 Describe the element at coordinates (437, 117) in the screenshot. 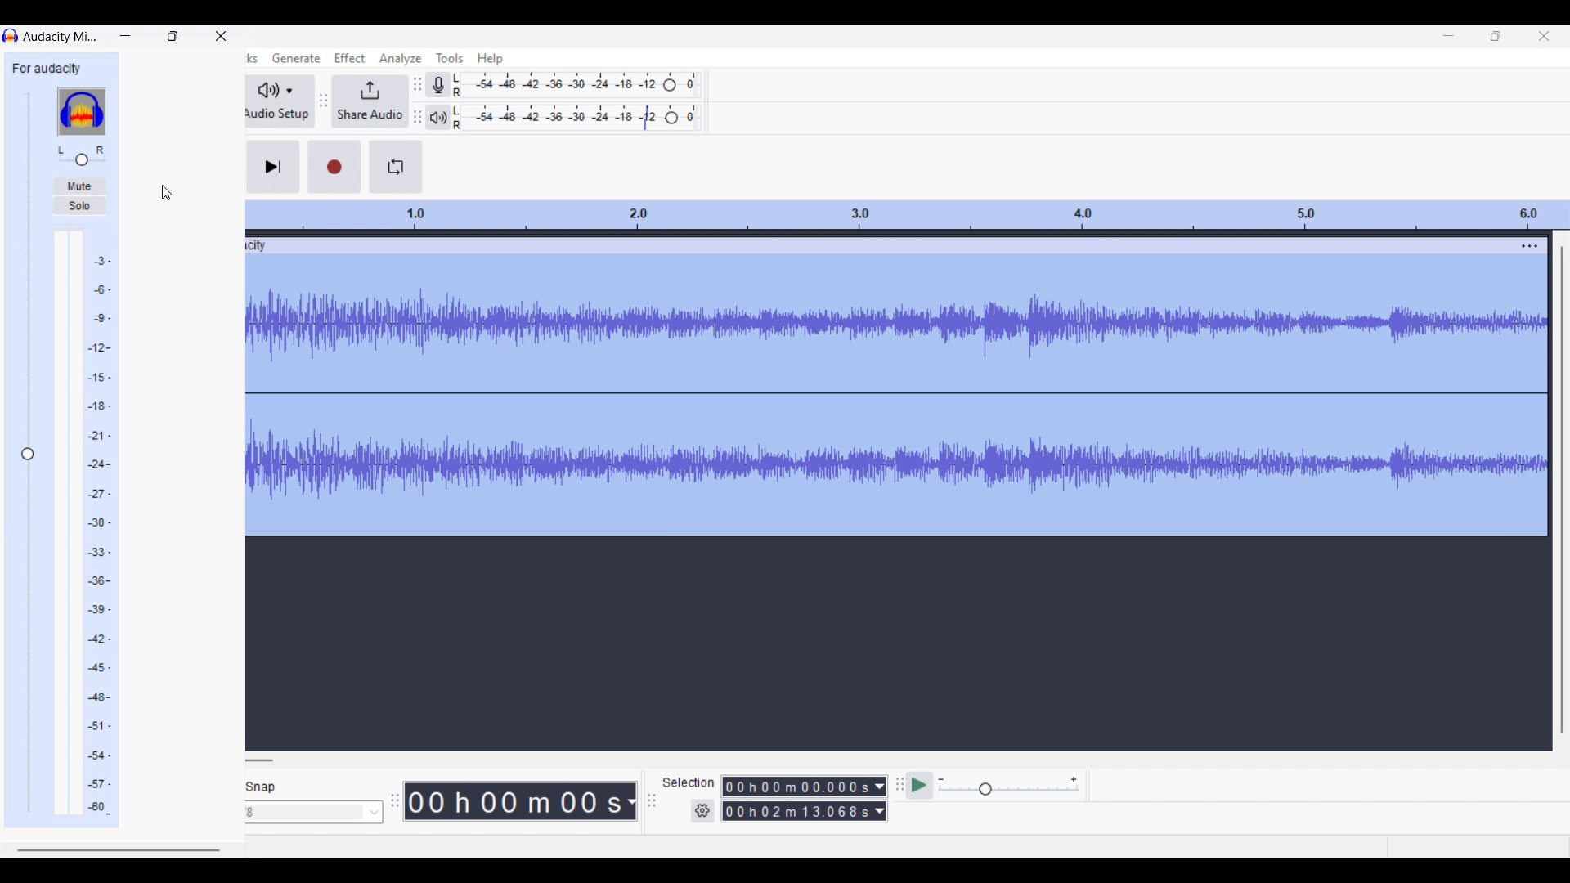

I see `Playback meter` at that location.